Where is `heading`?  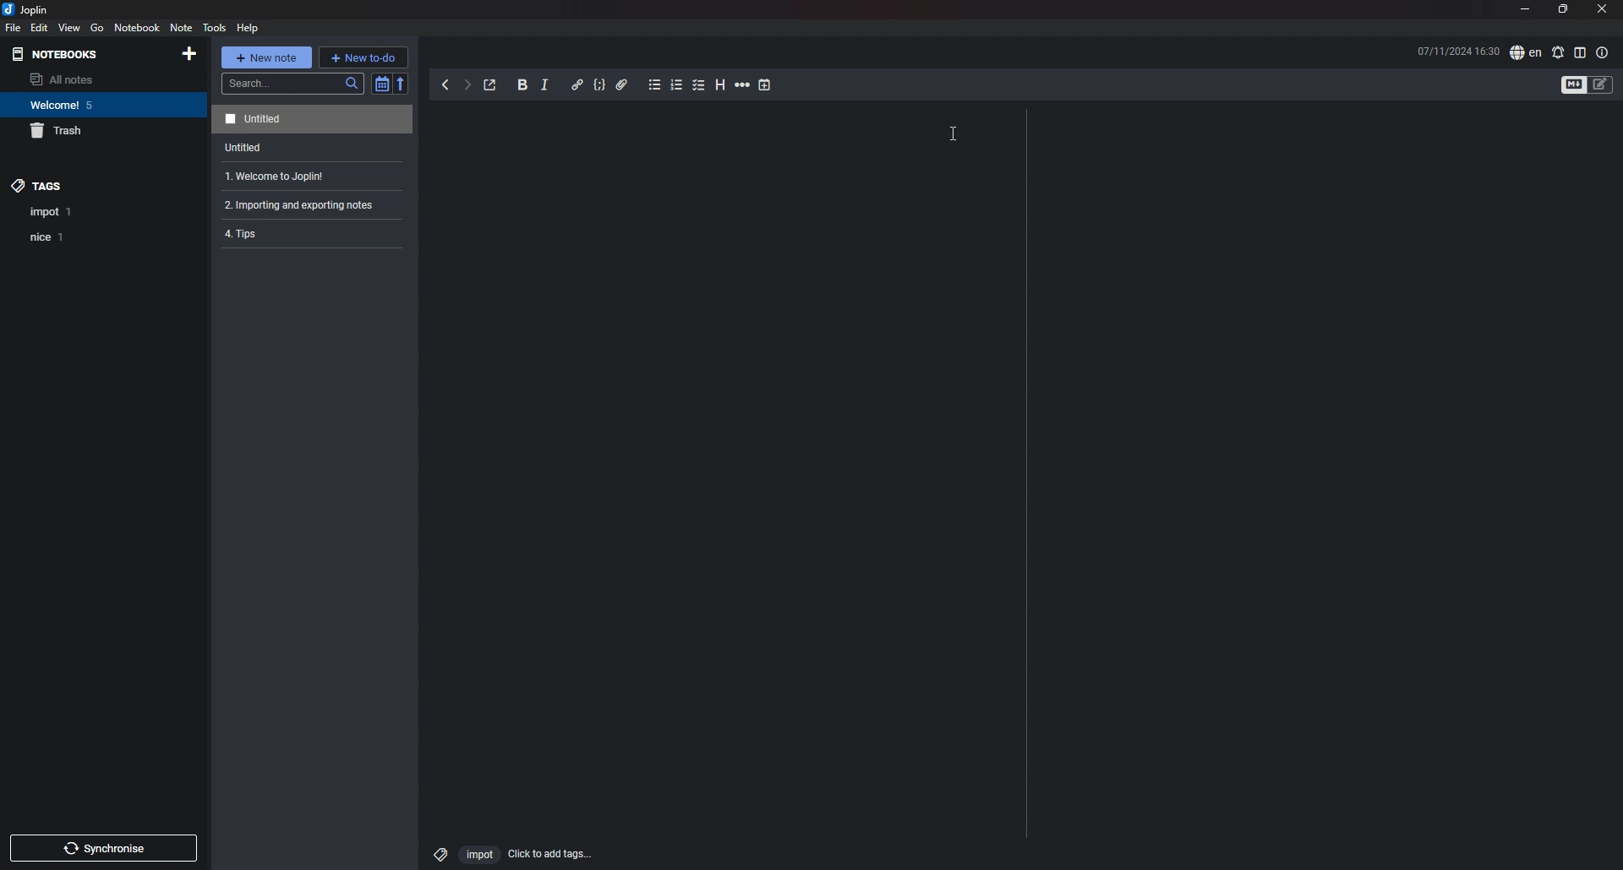 heading is located at coordinates (719, 84).